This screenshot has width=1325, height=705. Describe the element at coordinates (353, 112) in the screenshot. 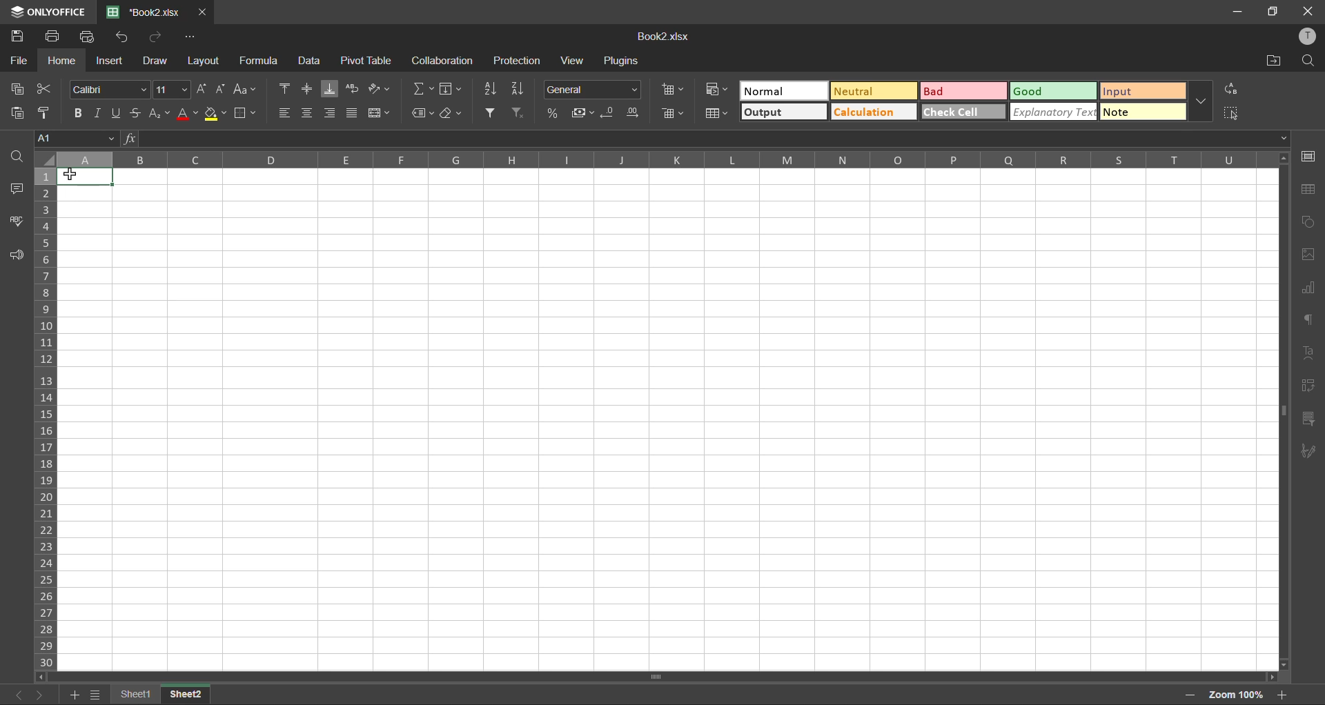

I see `justified` at that location.